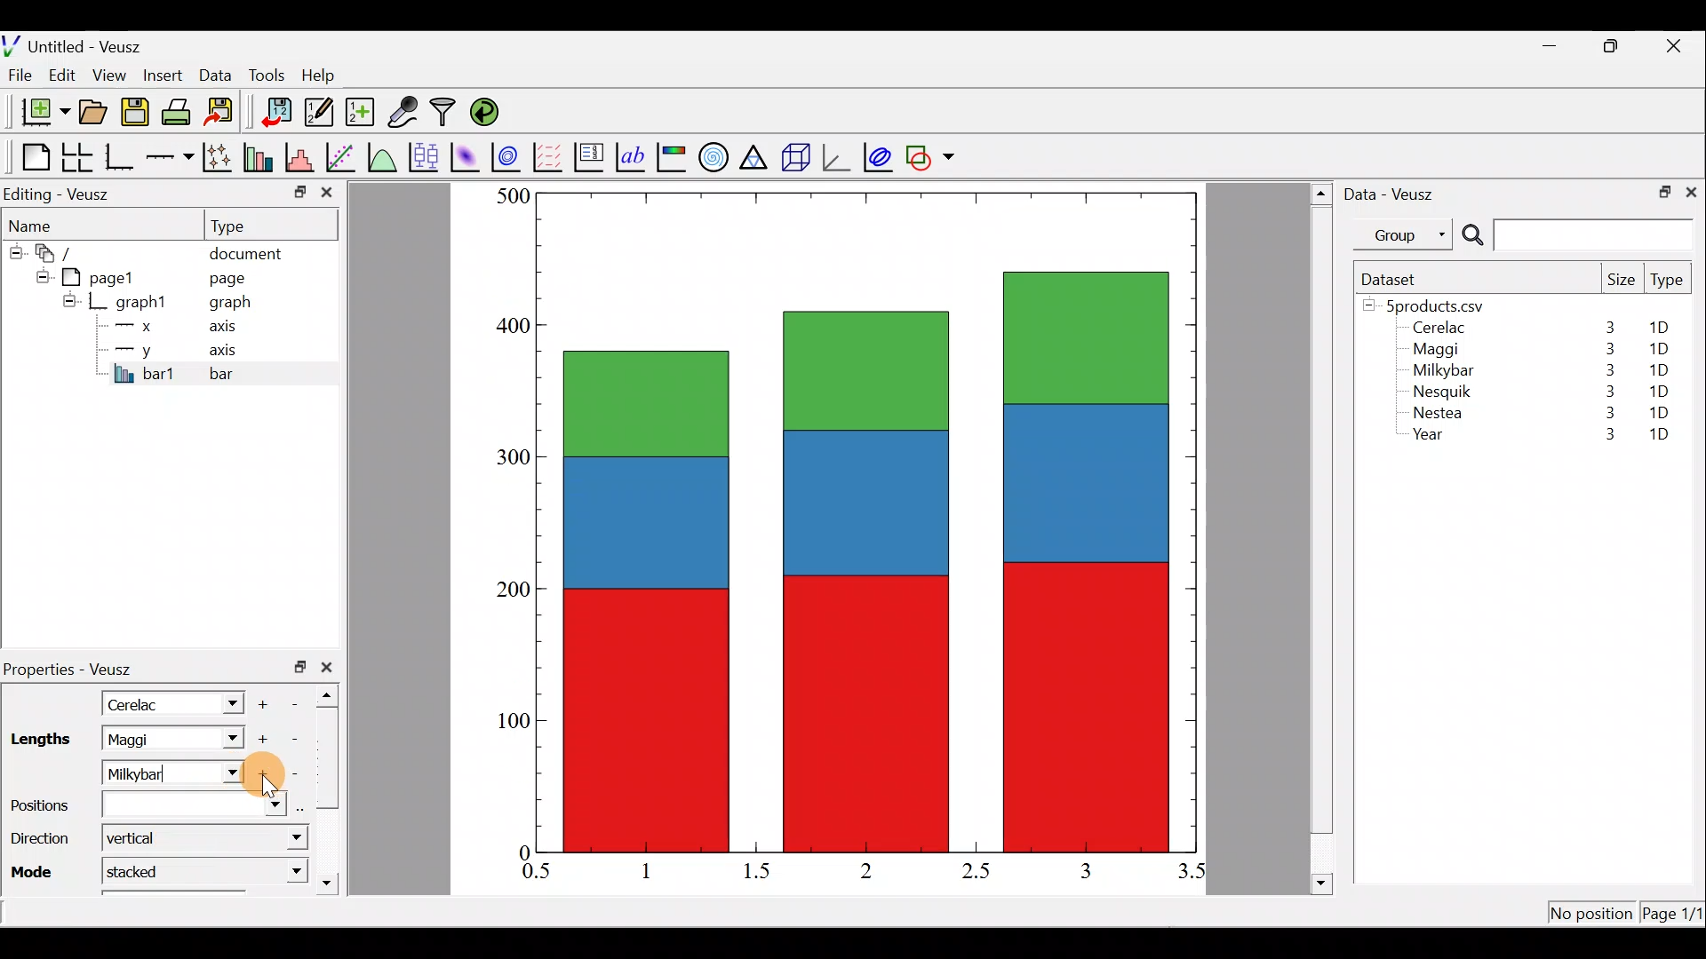 The width and height of the screenshot is (1706, 959). What do you see at coordinates (233, 774) in the screenshot?
I see `Lengths dropdown` at bounding box center [233, 774].